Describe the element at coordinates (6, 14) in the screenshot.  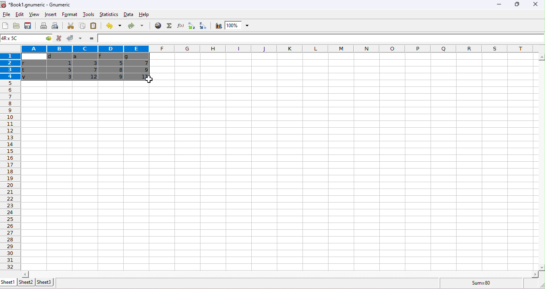
I see `file` at that location.